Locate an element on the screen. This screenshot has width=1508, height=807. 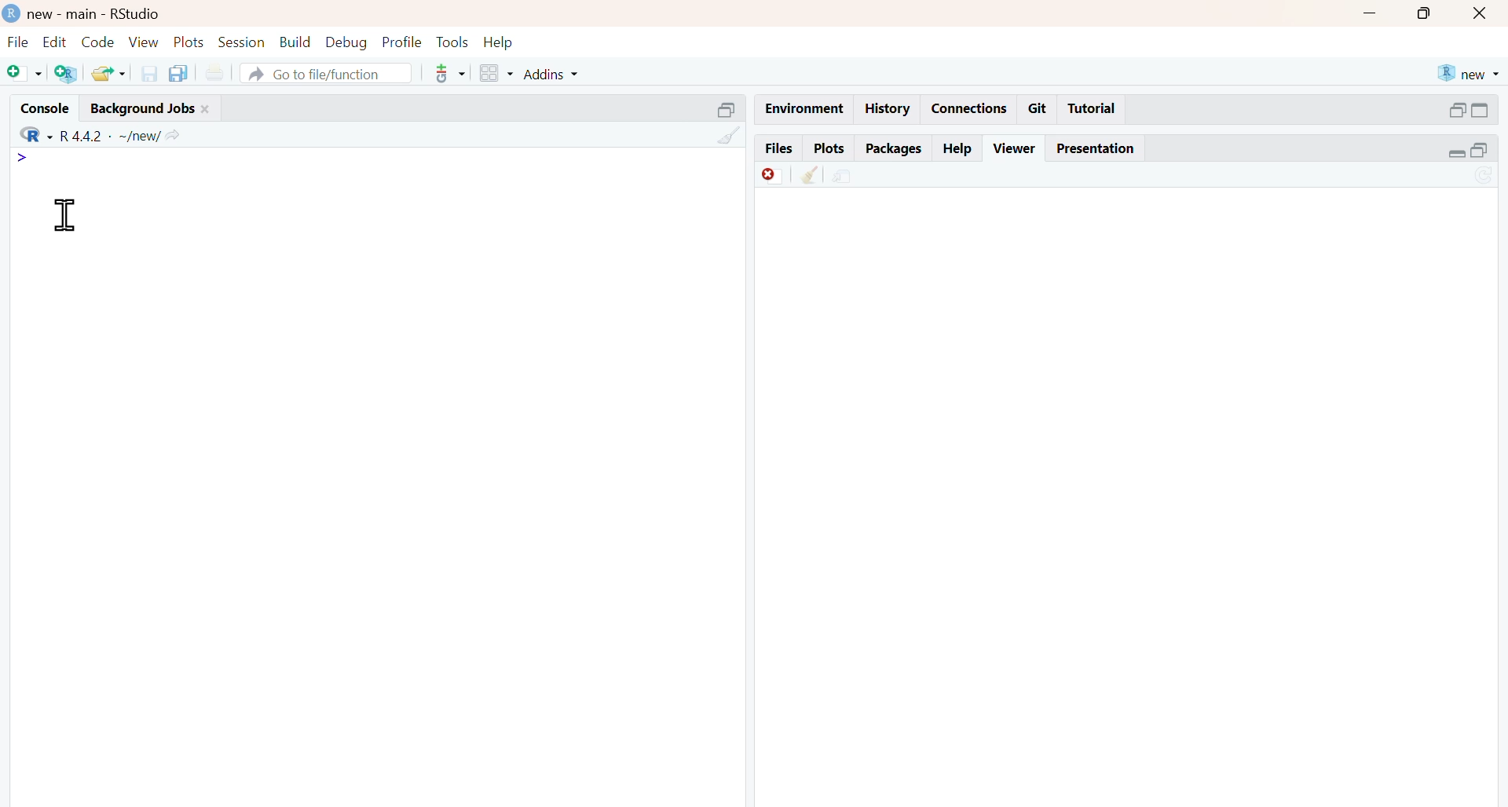
help is located at coordinates (958, 148).